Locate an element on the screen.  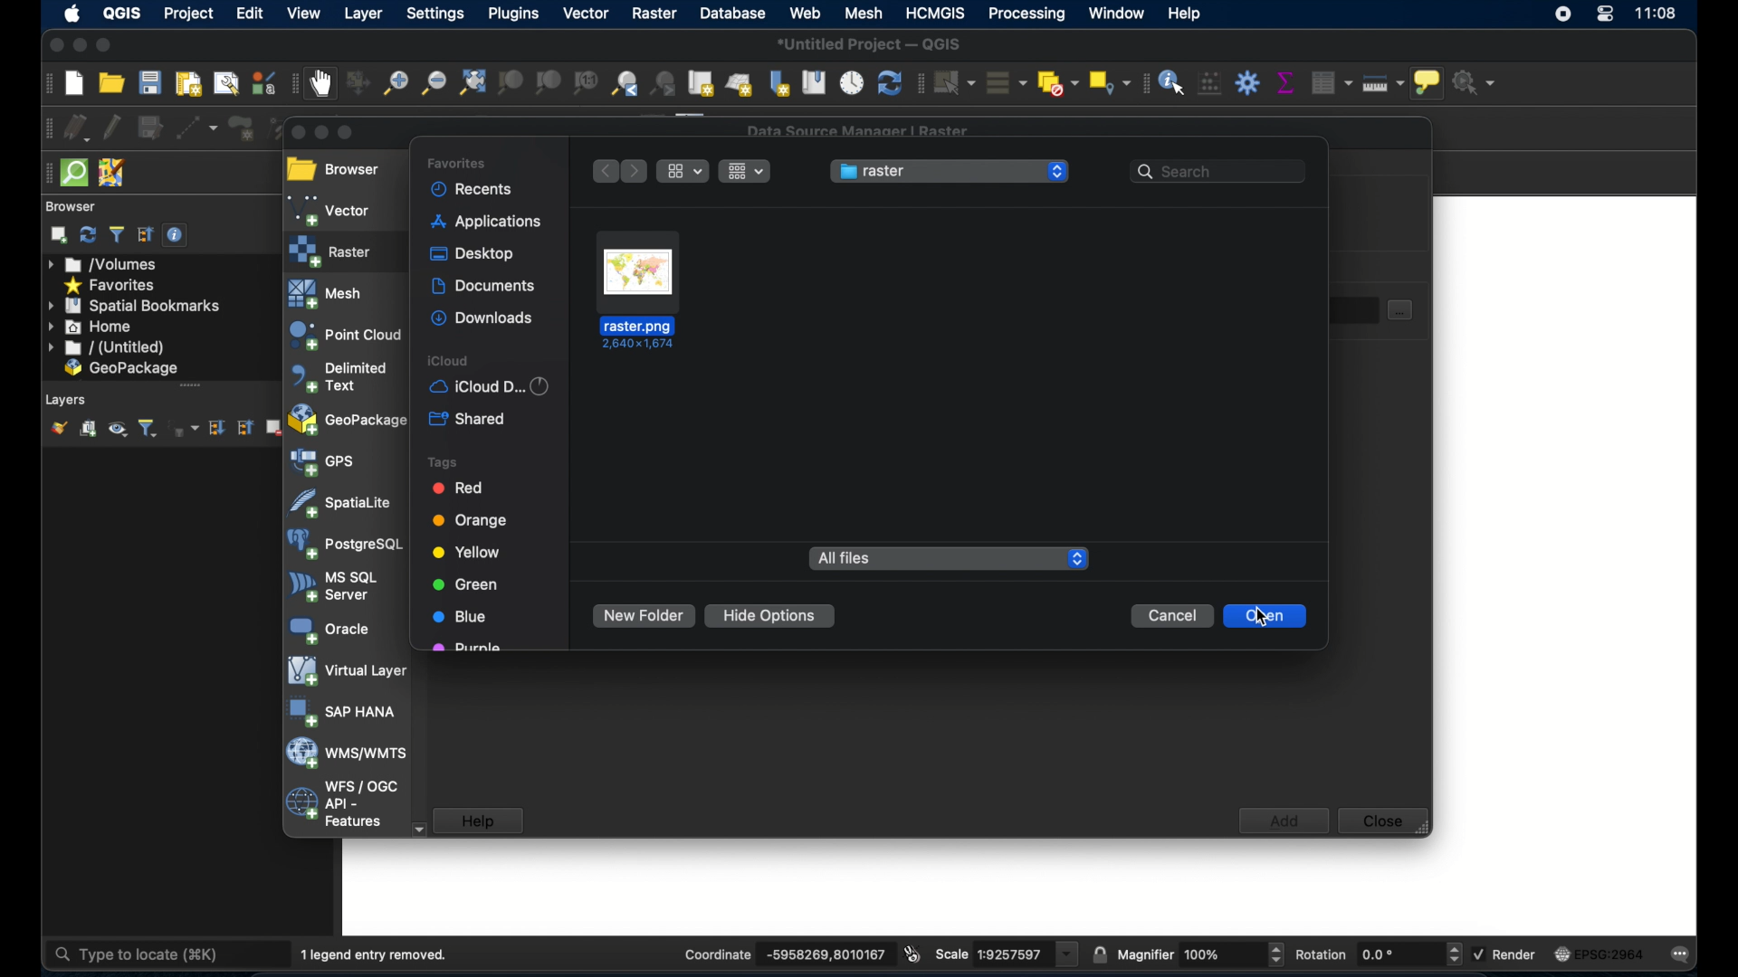
style manager is located at coordinates (263, 82).